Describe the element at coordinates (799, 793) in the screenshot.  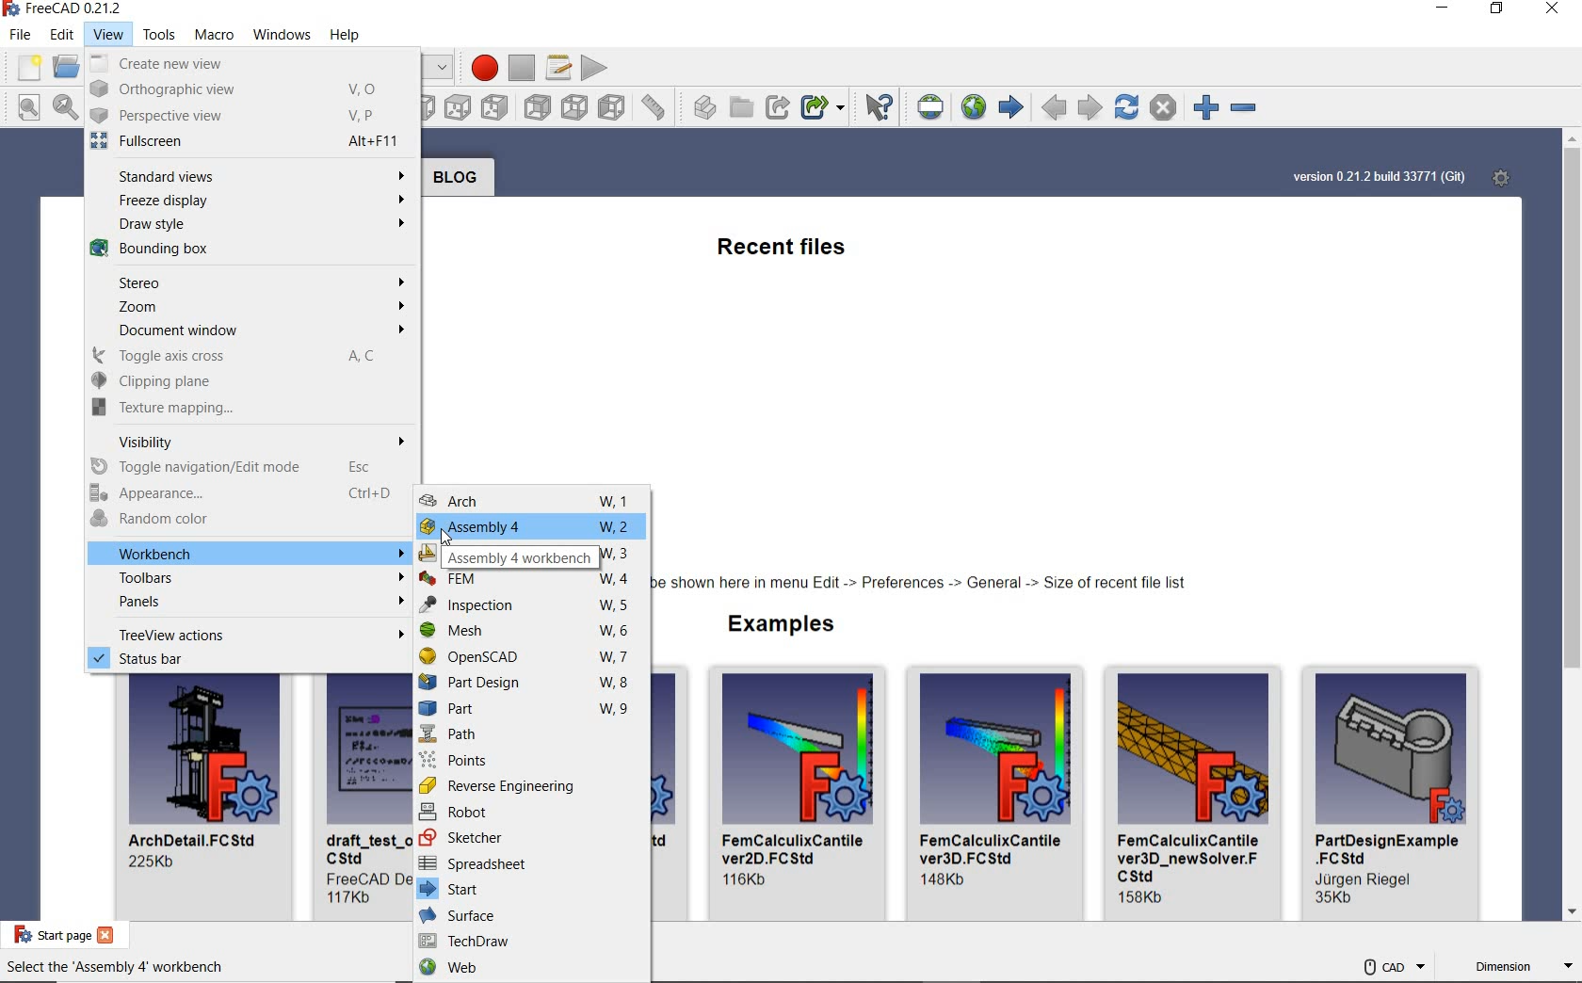
I see `FemCalculix` at that location.